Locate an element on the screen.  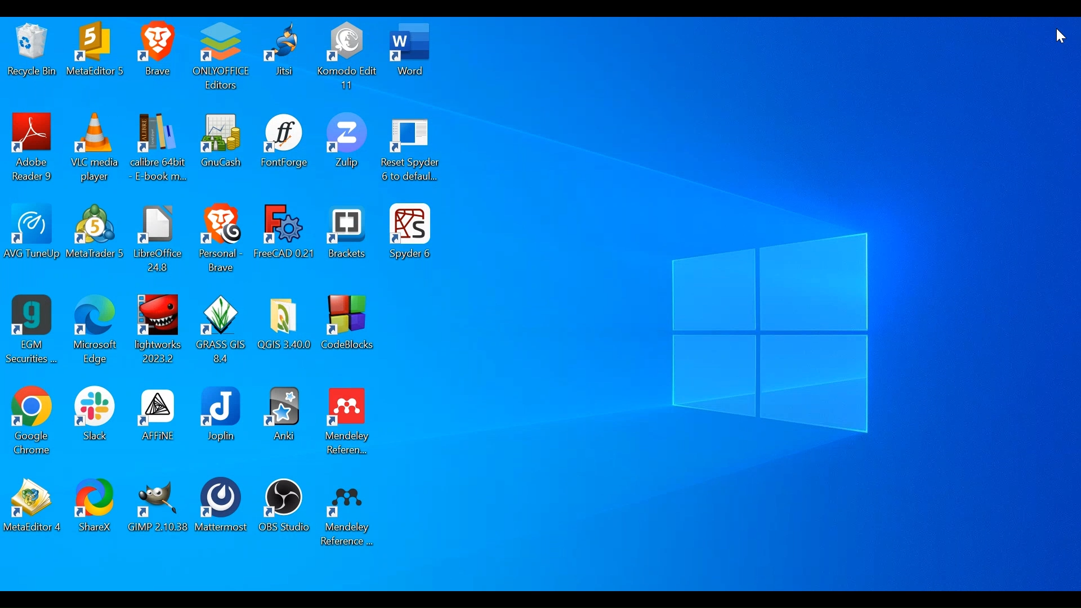
ShareX  is located at coordinates (96, 510).